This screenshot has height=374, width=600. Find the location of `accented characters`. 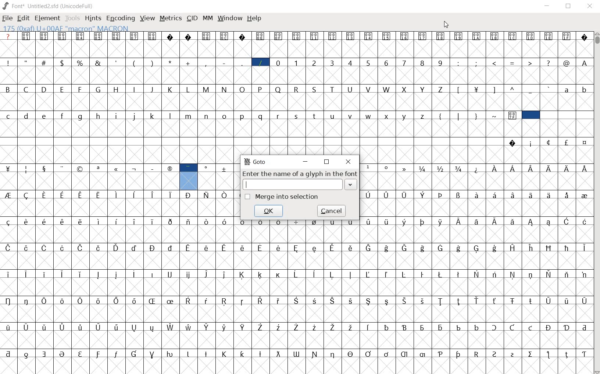

accented characters is located at coordinates (304, 256).